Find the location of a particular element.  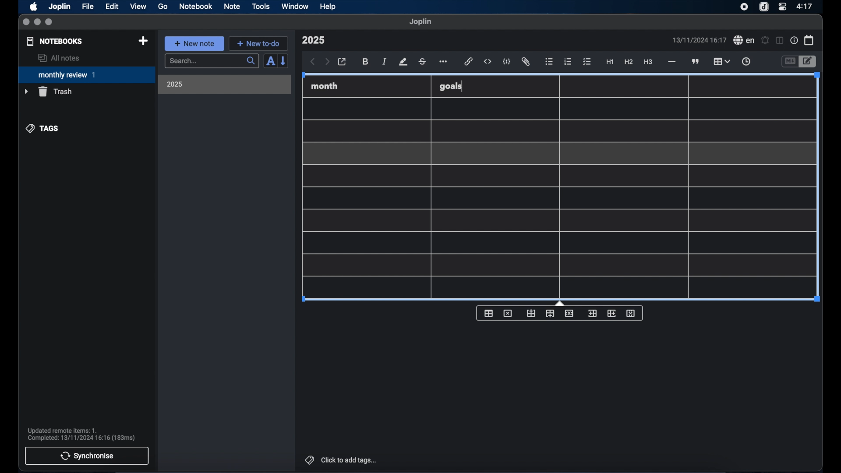

more options is located at coordinates (444, 62).